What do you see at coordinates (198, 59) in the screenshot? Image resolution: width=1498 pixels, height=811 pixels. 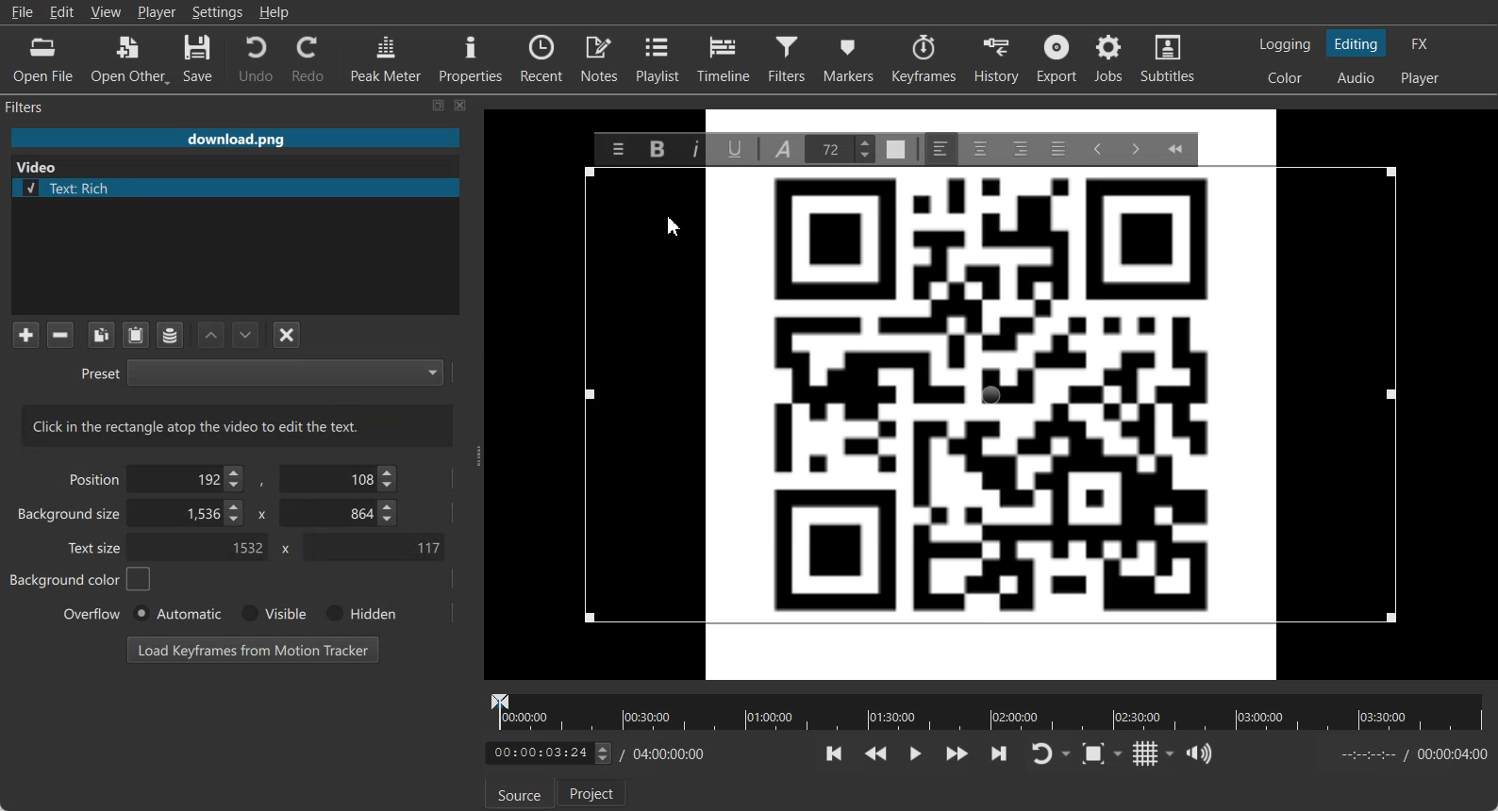 I see `Save` at bounding box center [198, 59].